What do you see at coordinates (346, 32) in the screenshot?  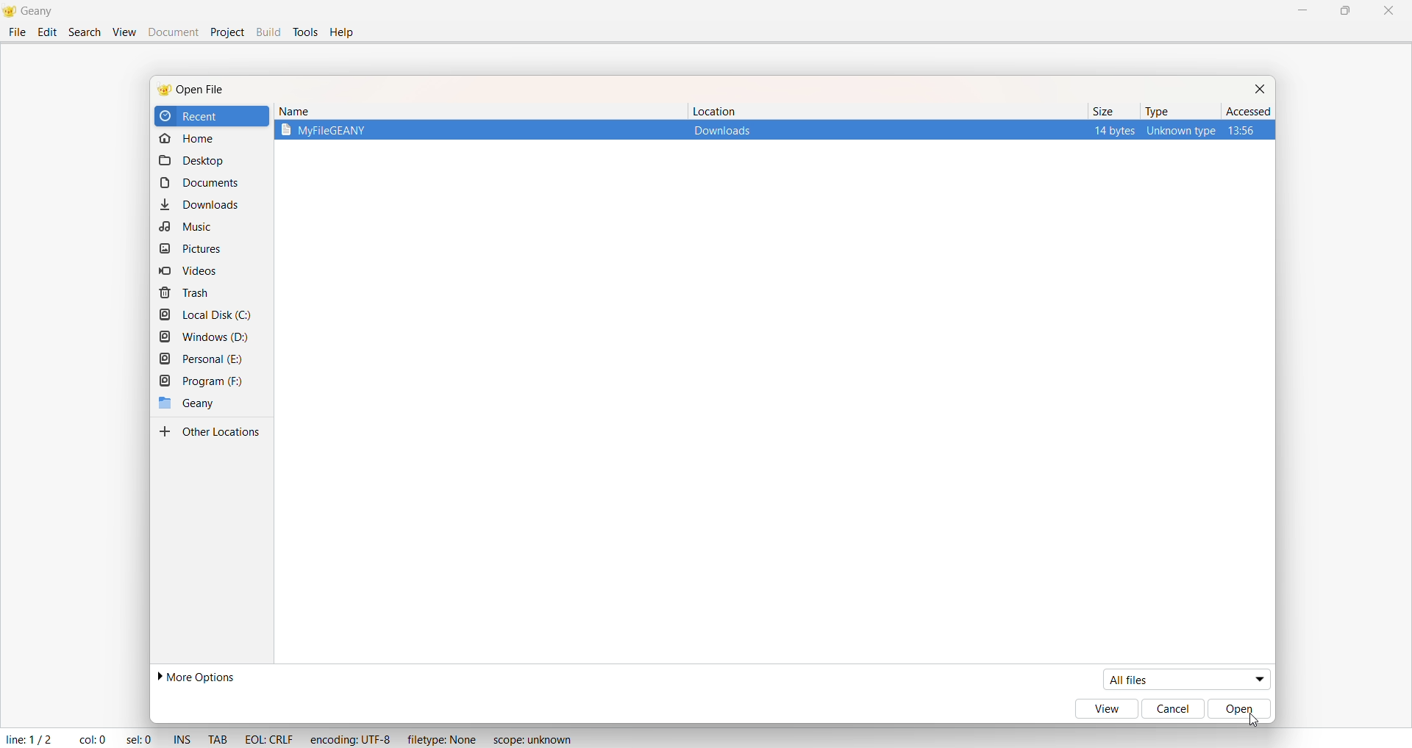 I see `help` at bounding box center [346, 32].